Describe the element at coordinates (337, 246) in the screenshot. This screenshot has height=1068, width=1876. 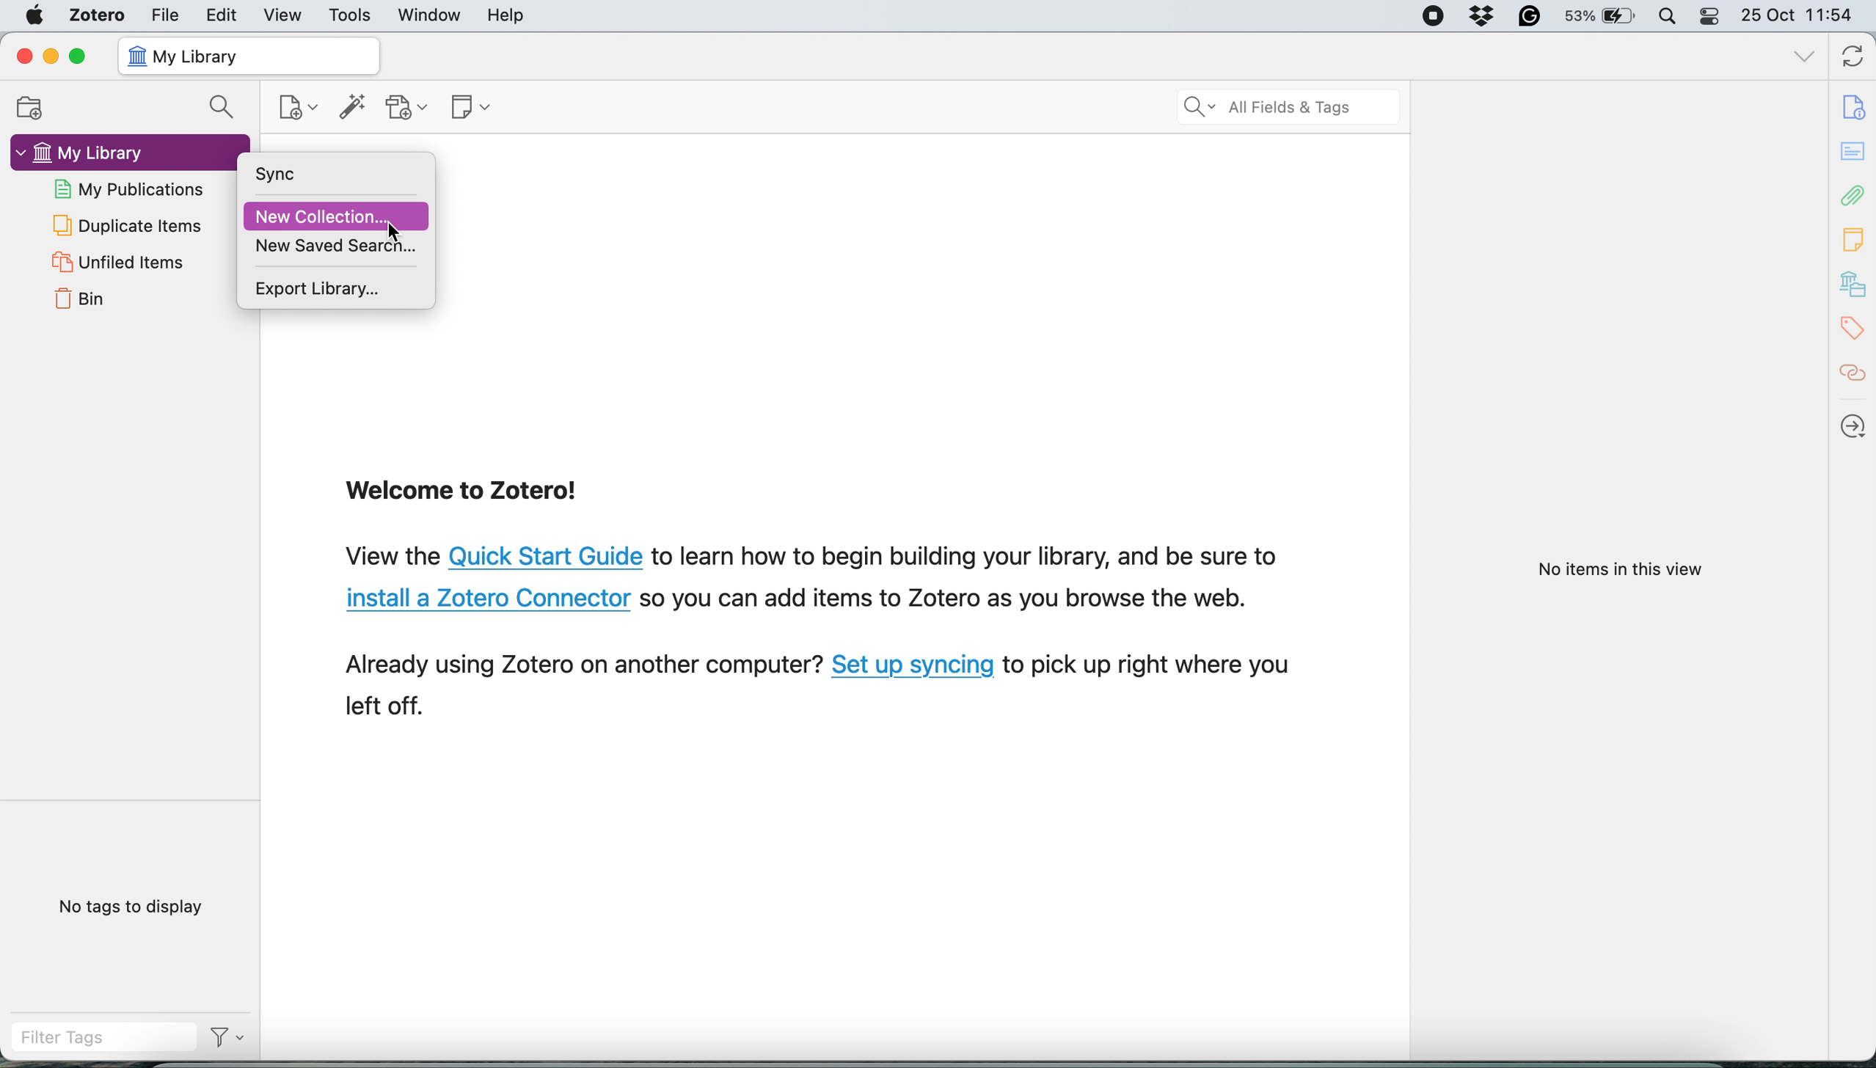
I see `New Saved Search...` at that location.